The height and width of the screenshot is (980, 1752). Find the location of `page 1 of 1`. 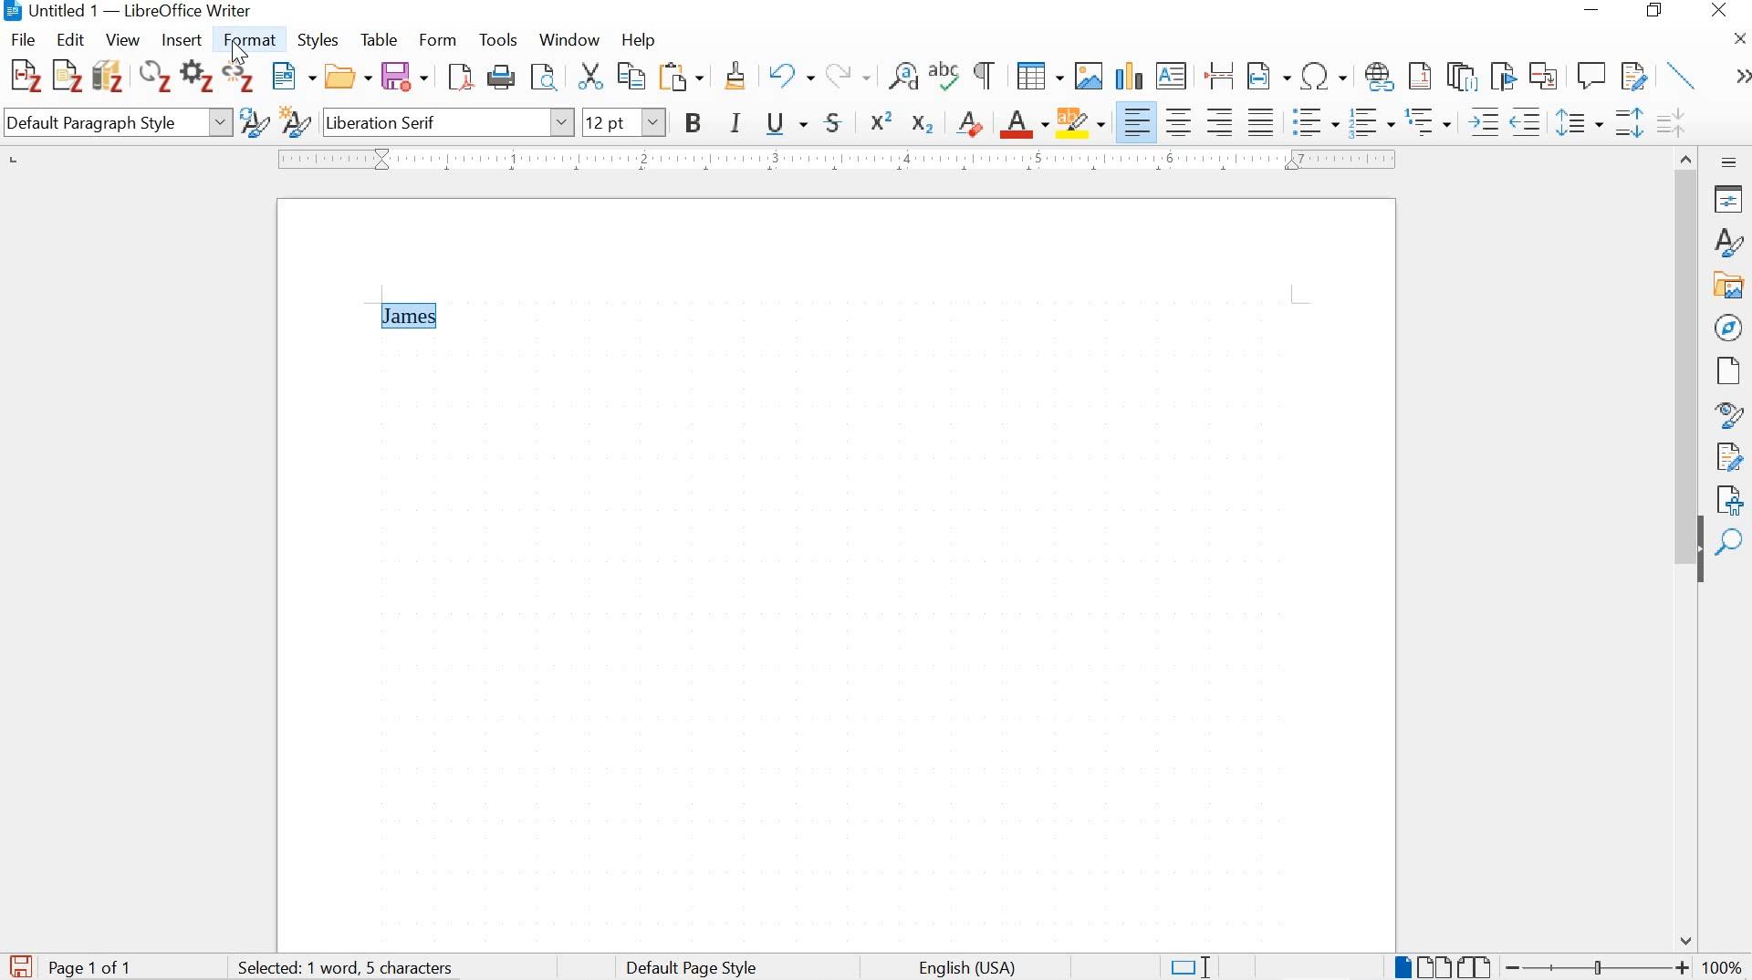

page 1 of 1 is located at coordinates (93, 966).